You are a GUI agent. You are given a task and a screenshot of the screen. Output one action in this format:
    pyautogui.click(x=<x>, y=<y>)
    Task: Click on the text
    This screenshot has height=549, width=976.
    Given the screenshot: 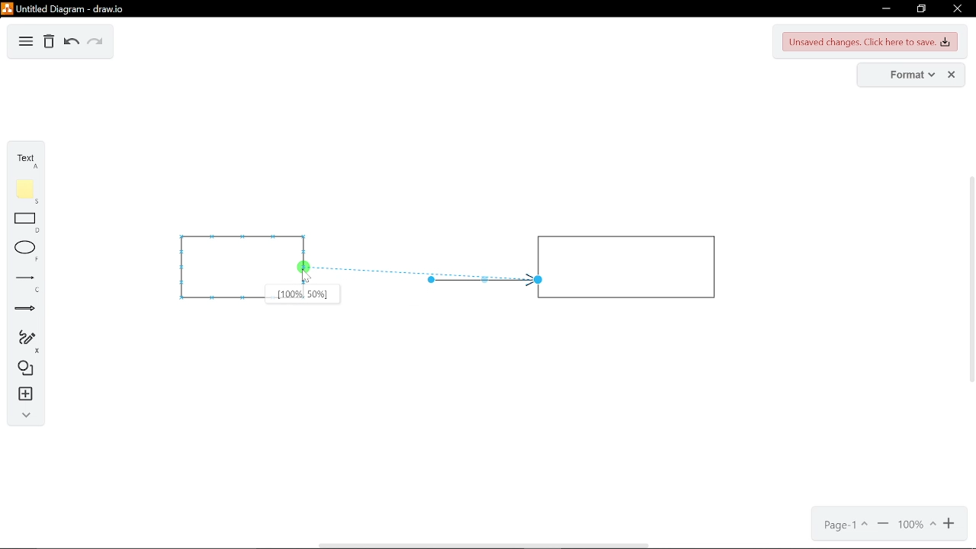 What is the action you would take?
    pyautogui.click(x=21, y=159)
    